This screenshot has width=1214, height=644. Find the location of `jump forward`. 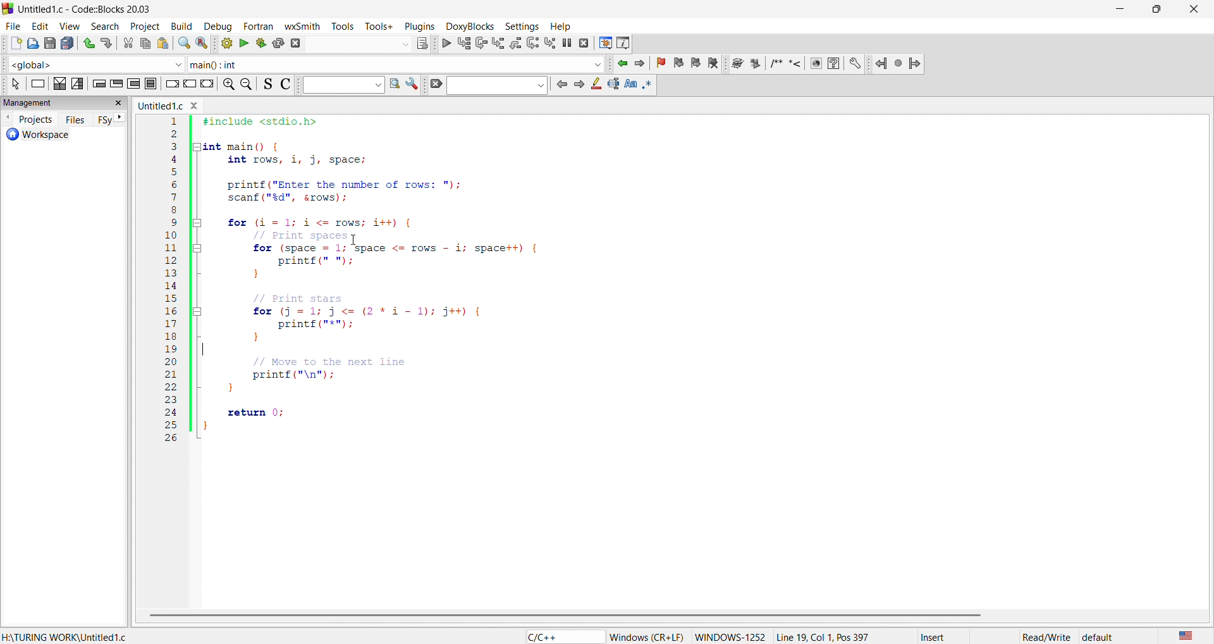

jump forward is located at coordinates (917, 62).